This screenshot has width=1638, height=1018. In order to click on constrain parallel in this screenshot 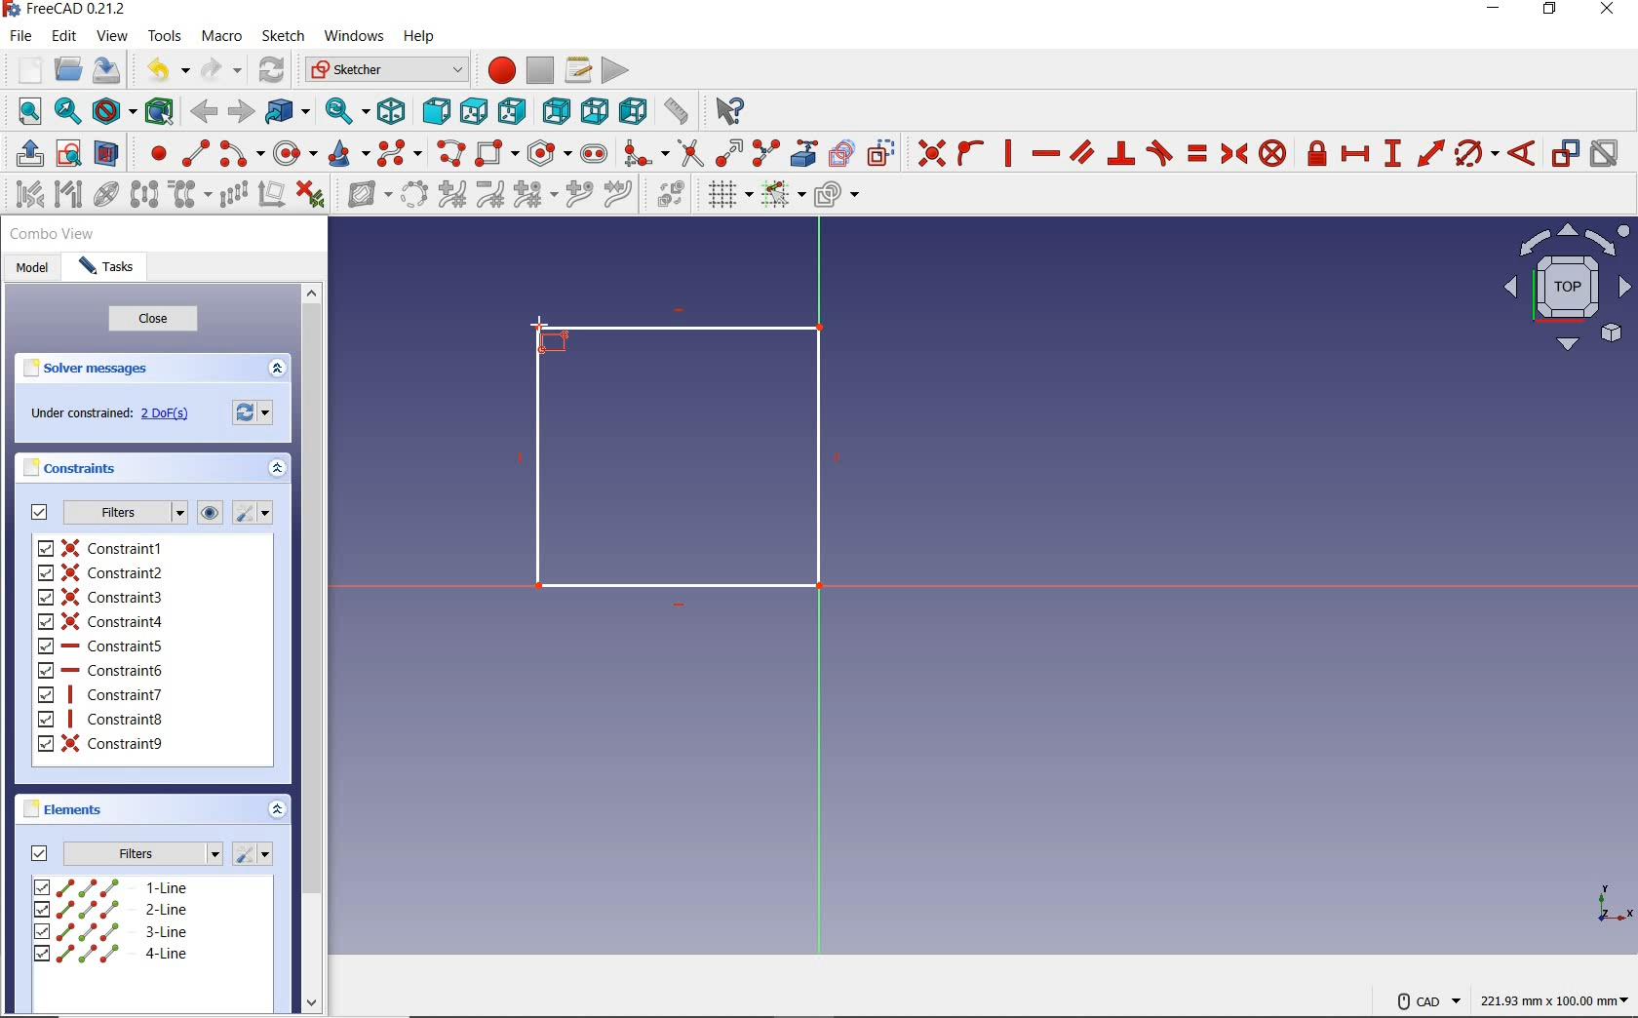, I will do `click(1082, 152)`.